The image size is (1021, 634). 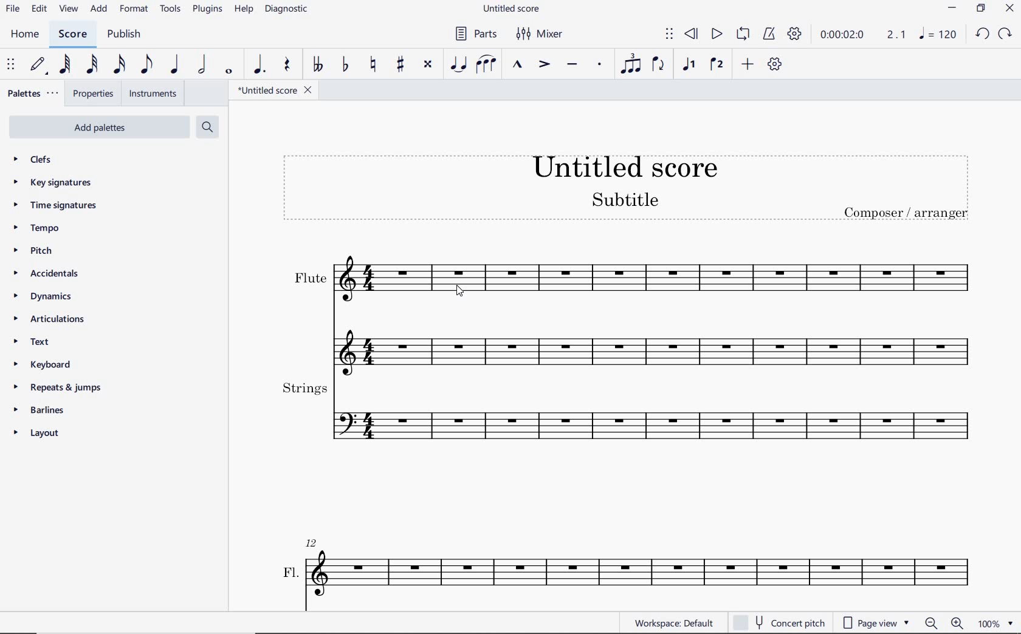 What do you see at coordinates (209, 127) in the screenshot?
I see `search palettes` at bounding box center [209, 127].